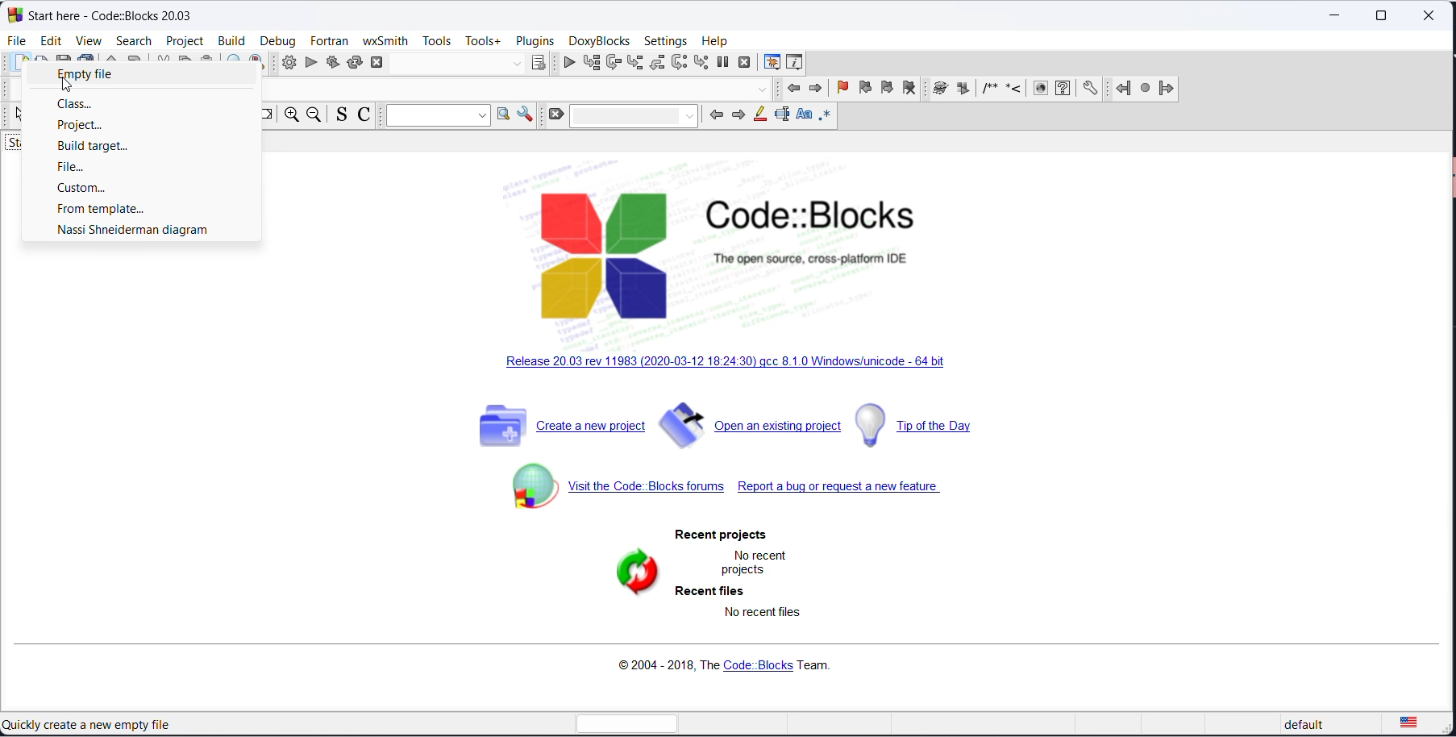 The image size is (1456, 737). I want to click on previous bookmark, so click(863, 90).